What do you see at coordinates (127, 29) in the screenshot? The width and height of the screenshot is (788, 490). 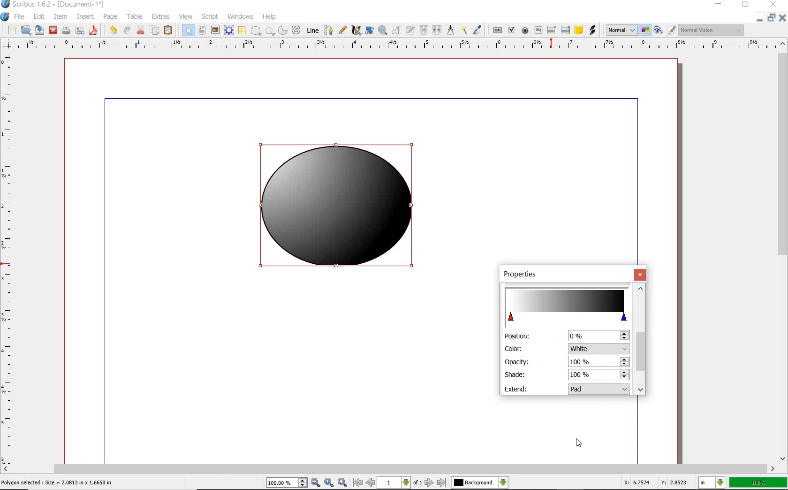 I see `REDO` at bounding box center [127, 29].